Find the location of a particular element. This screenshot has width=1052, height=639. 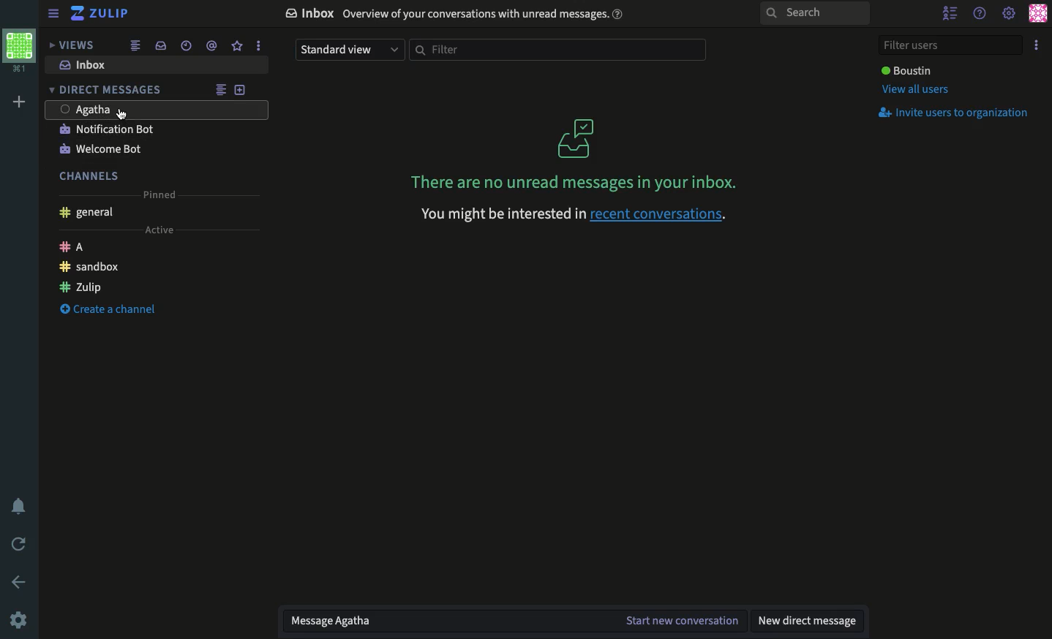

Welcome bot is located at coordinates (102, 150).